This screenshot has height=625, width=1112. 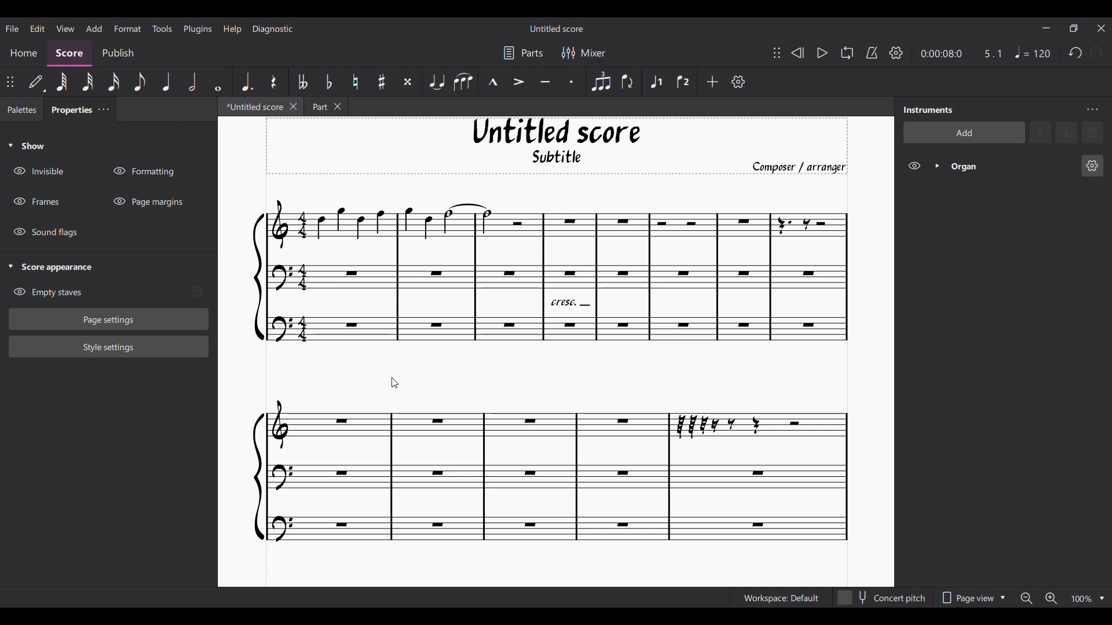 What do you see at coordinates (294, 106) in the screenshot?
I see `Close current tab` at bounding box center [294, 106].